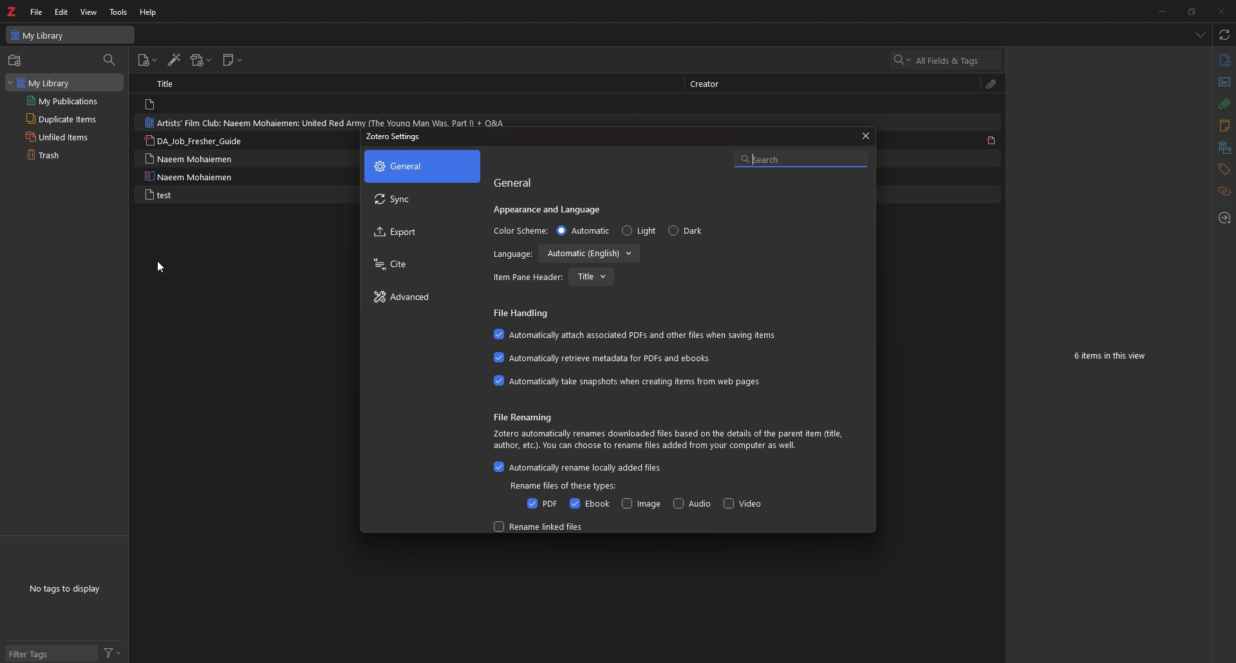  Describe the element at coordinates (1220, 11) in the screenshot. I see `close` at that location.